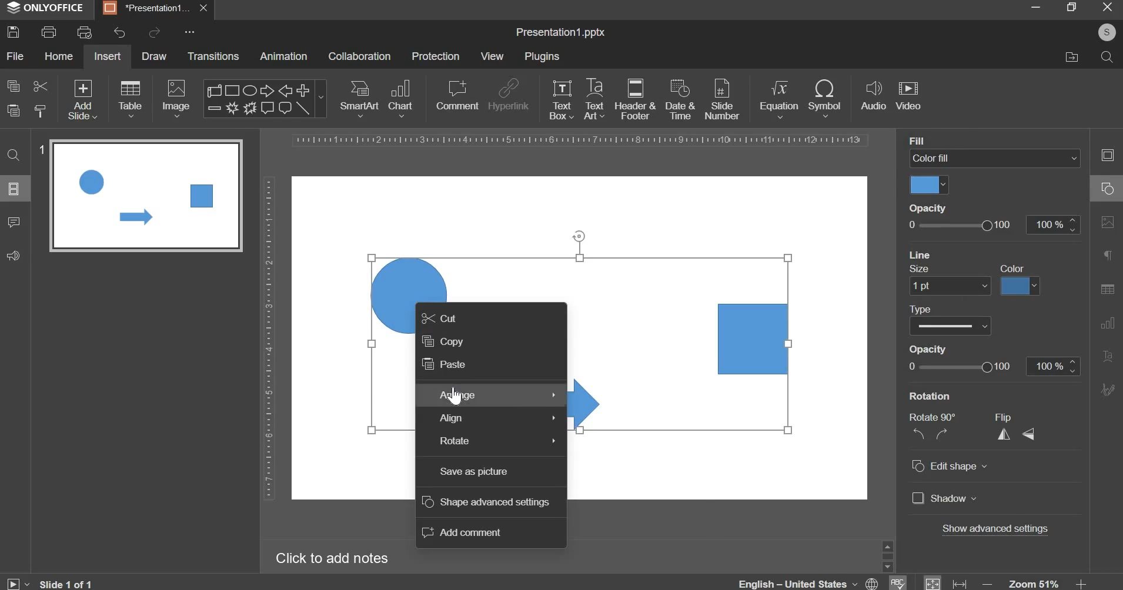 This screenshot has width=1123, height=590. Describe the element at coordinates (214, 56) in the screenshot. I see `transitions` at that location.